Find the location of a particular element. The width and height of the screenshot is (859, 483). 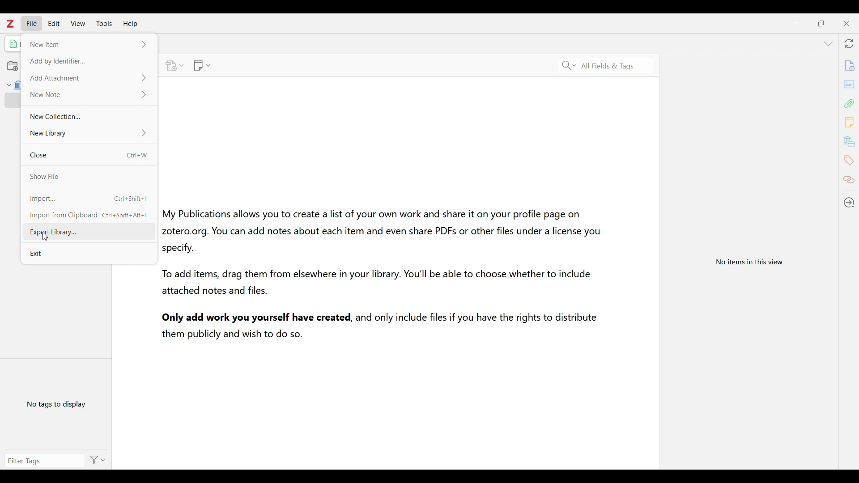

View is located at coordinates (78, 23).